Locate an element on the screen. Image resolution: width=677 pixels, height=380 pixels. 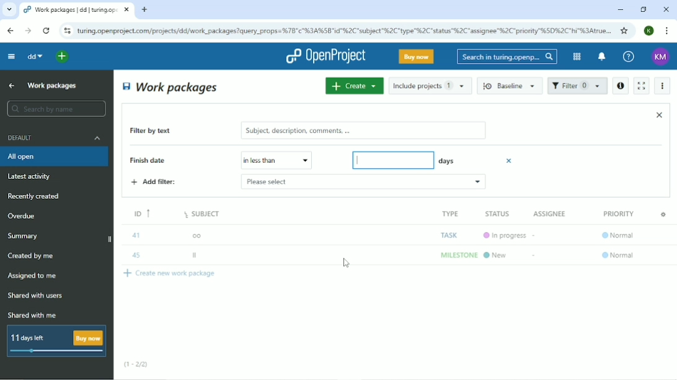
41 is located at coordinates (136, 235).